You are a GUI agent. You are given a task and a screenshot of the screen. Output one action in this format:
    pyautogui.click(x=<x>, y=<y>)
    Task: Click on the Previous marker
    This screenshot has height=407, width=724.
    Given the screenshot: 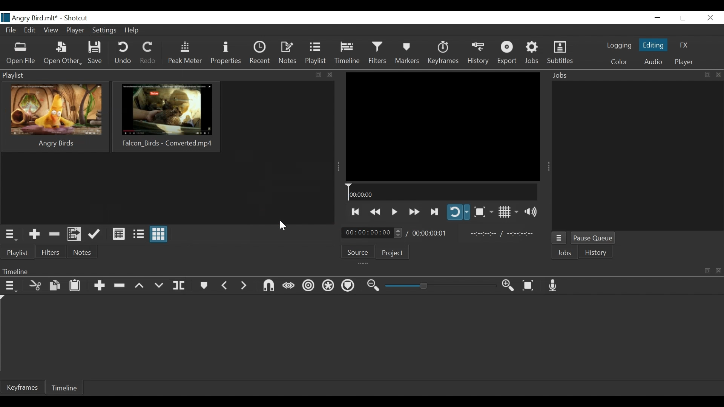 What is the action you would take?
    pyautogui.click(x=225, y=287)
    